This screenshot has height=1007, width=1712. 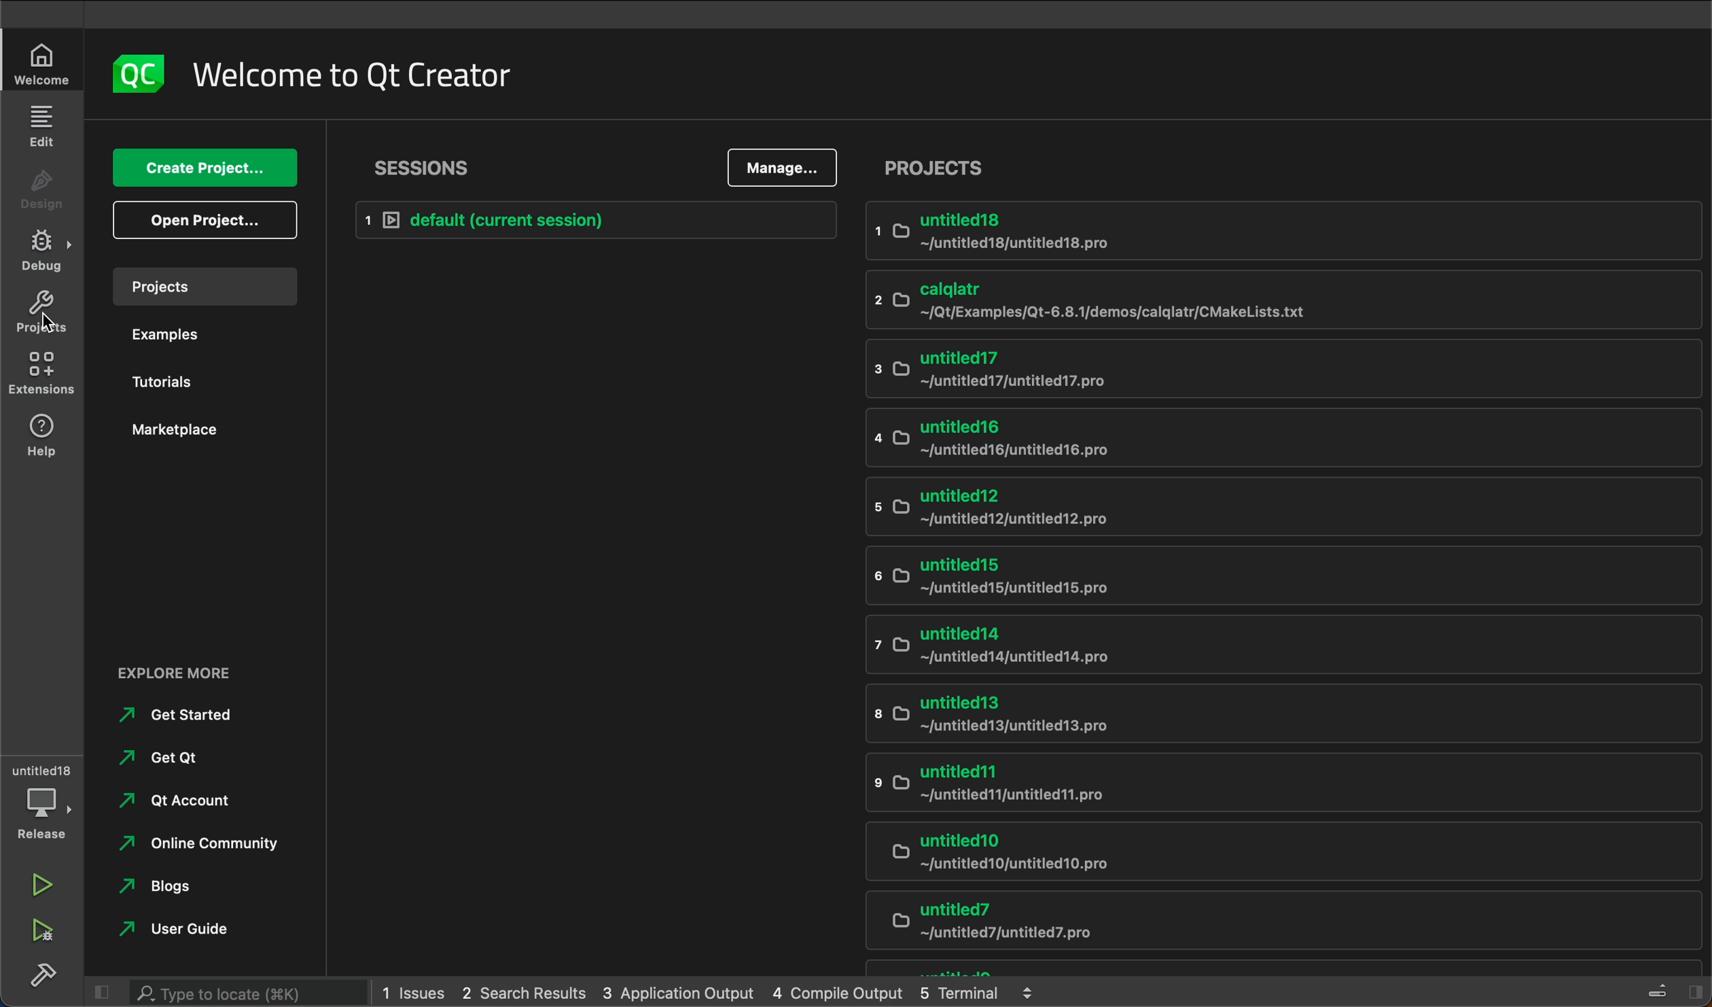 I want to click on CURSOR, so click(x=39, y=319).